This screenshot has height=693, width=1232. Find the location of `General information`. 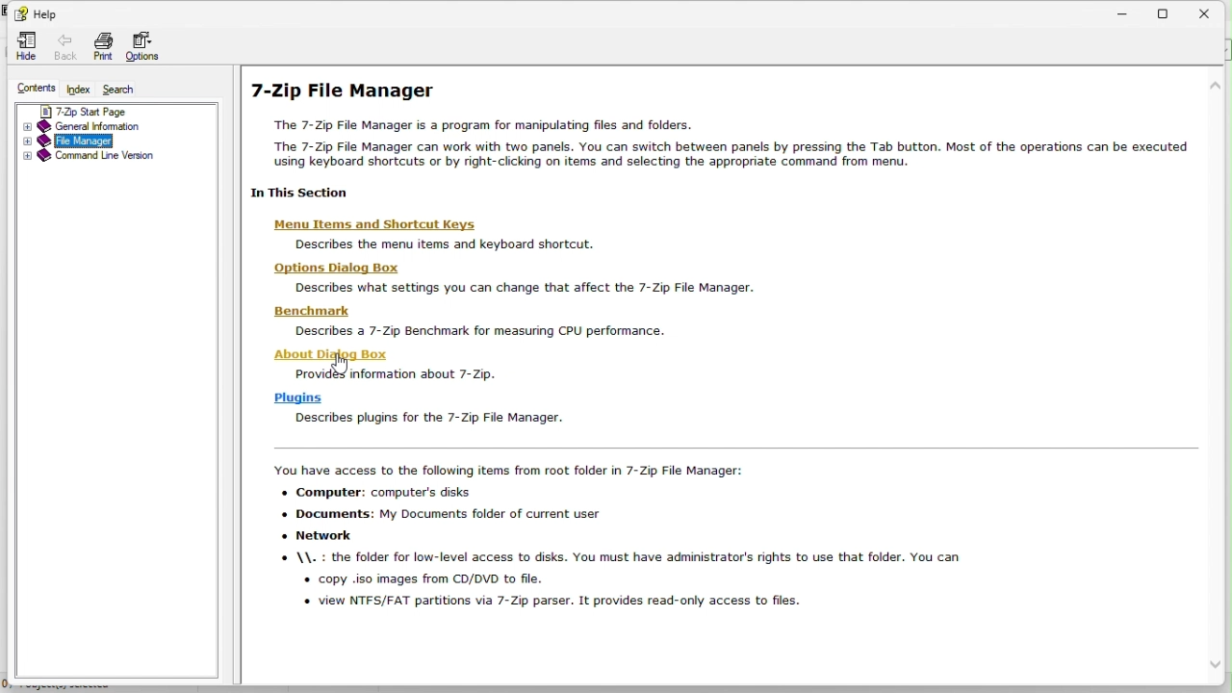

General information is located at coordinates (77, 125).